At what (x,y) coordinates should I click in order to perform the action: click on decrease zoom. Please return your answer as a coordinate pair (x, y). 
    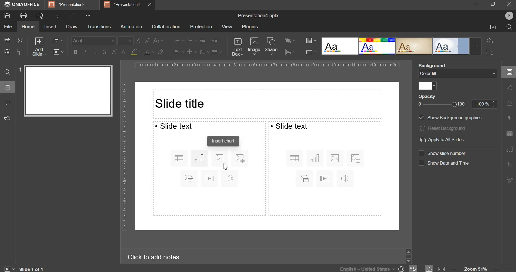
    Looking at the image, I should click on (455, 269).